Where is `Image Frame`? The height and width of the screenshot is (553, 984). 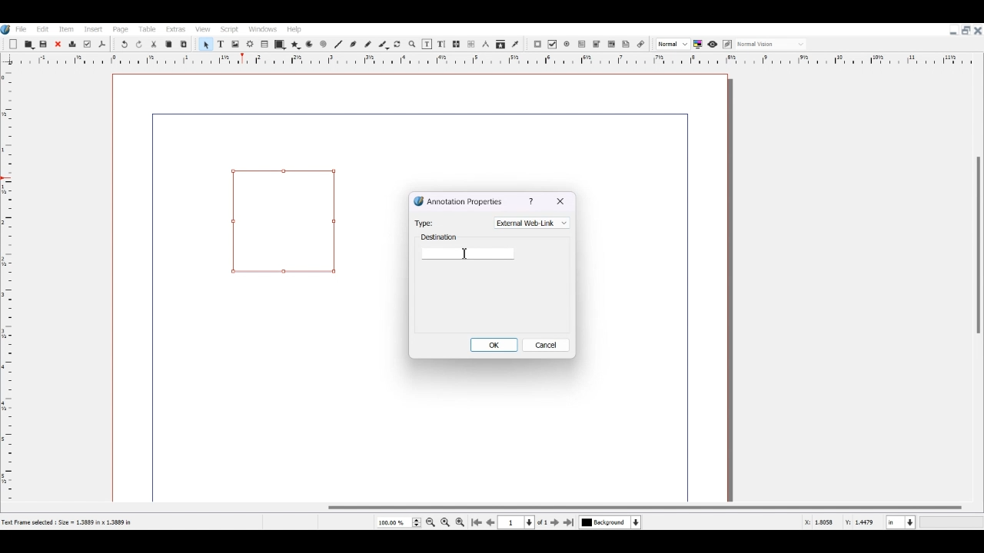 Image Frame is located at coordinates (235, 44).